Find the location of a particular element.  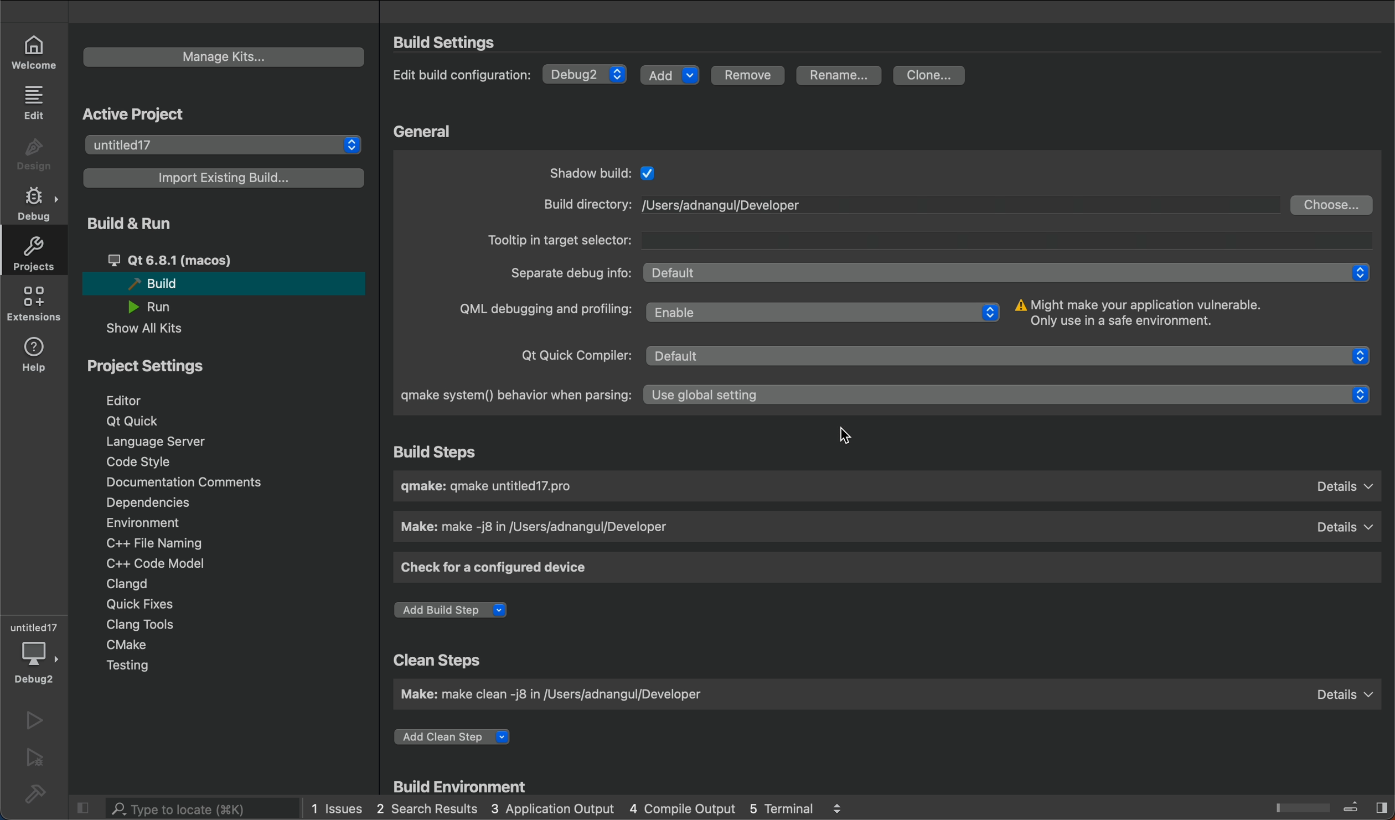

quick fixes is located at coordinates (148, 603).